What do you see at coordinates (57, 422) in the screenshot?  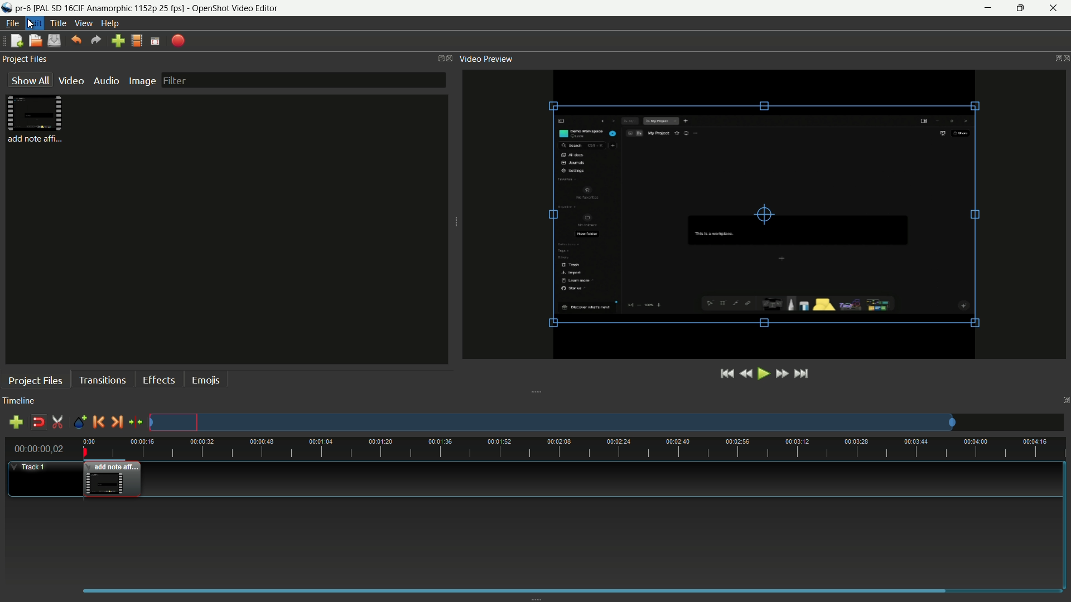 I see `enable razor` at bounding box center [57, 422].